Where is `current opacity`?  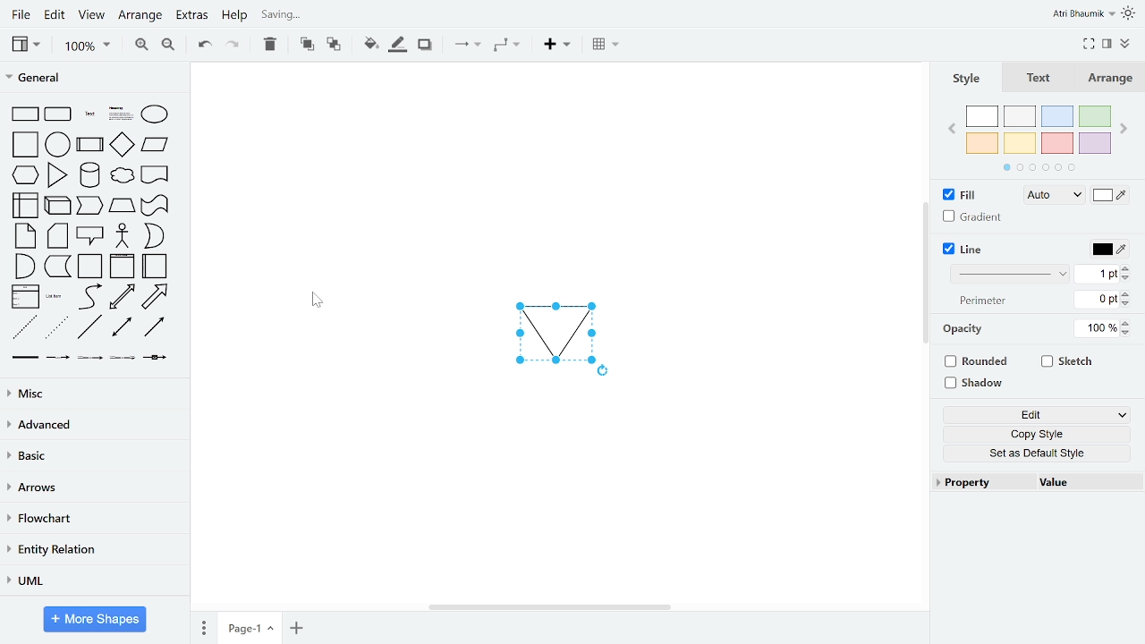
current opacity is located at coordinates (1094, 329).